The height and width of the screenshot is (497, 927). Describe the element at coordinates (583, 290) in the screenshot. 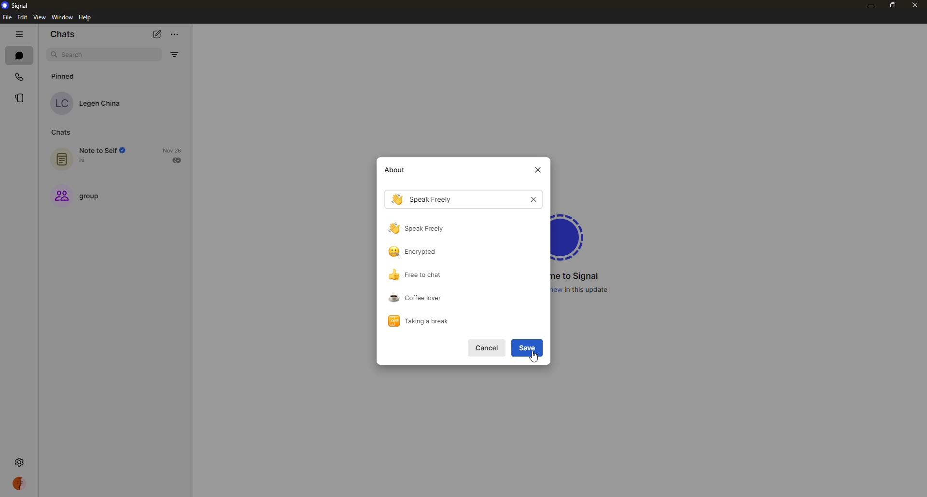

I see `what's new` at that location.